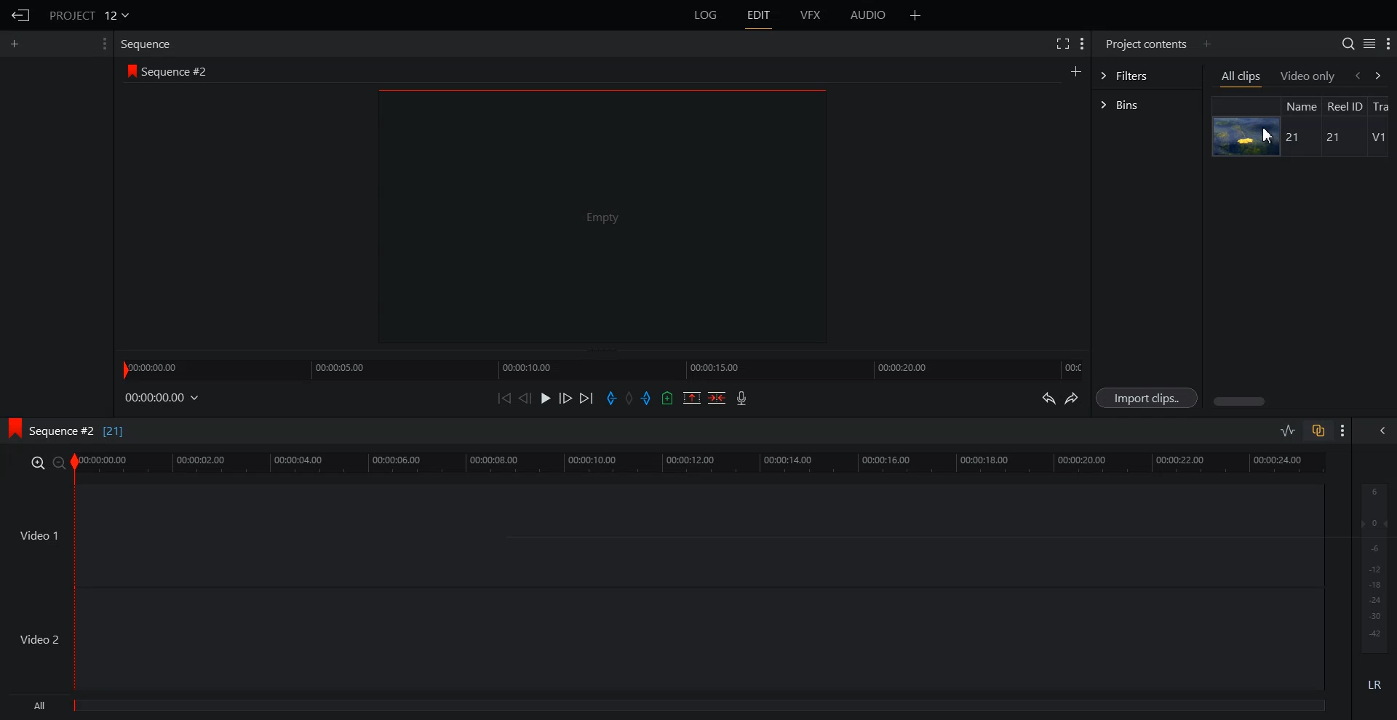 The image size is (1397, 720). I want to click on Video only, so click(1308, 76).